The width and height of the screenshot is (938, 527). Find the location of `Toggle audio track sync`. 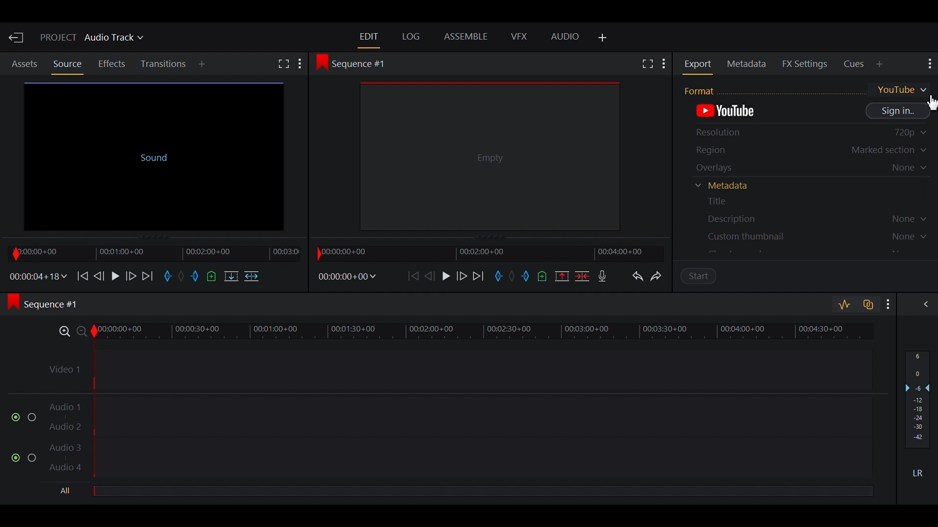

Toggle audio track sync is located at coordinates (866, 304).